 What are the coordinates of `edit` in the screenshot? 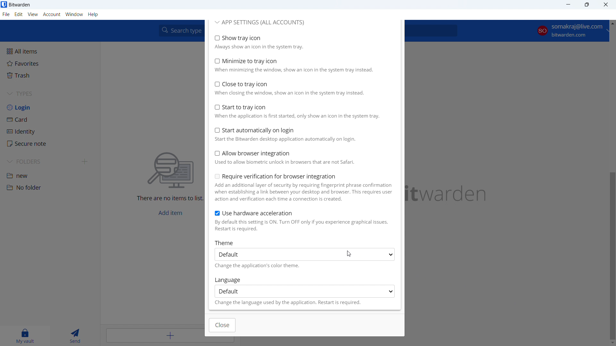 It's located at (19, 14).